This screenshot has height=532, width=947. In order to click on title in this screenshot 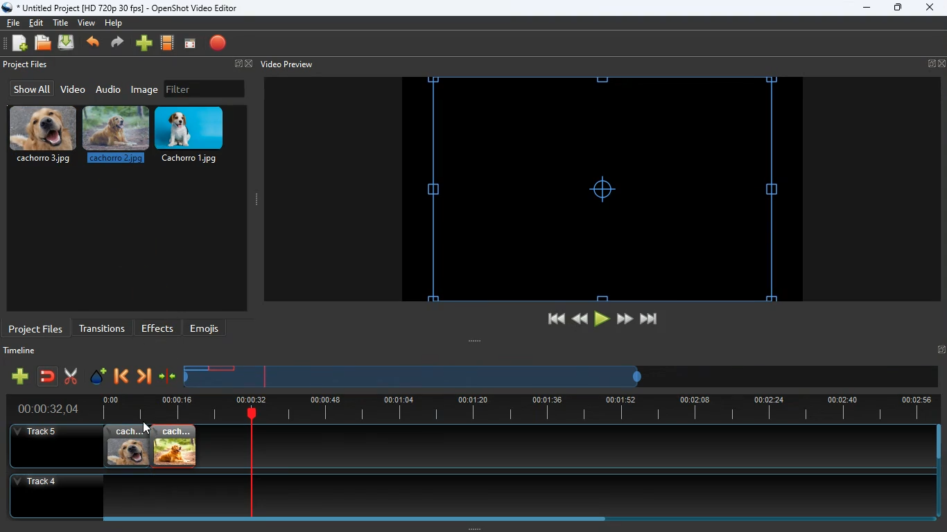, I will do `click(62, 22)`.